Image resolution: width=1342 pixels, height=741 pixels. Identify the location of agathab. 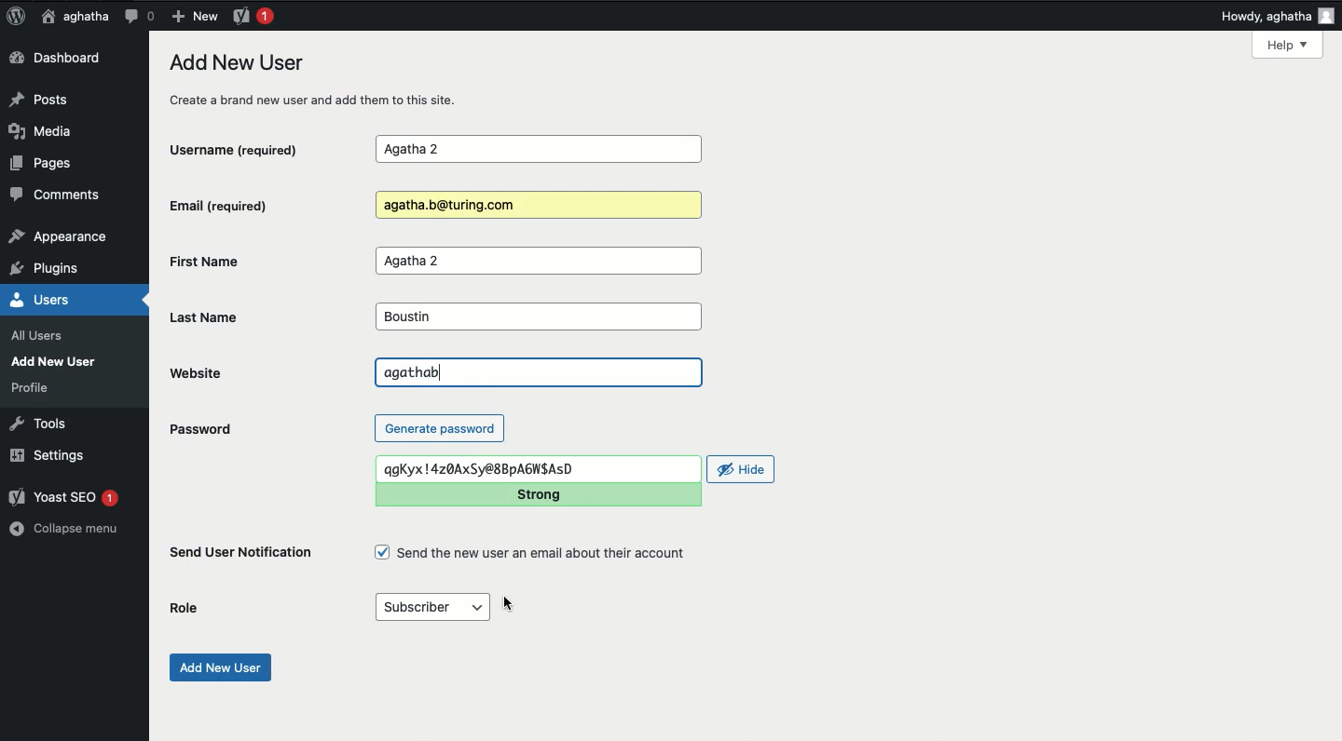
(540, 370).